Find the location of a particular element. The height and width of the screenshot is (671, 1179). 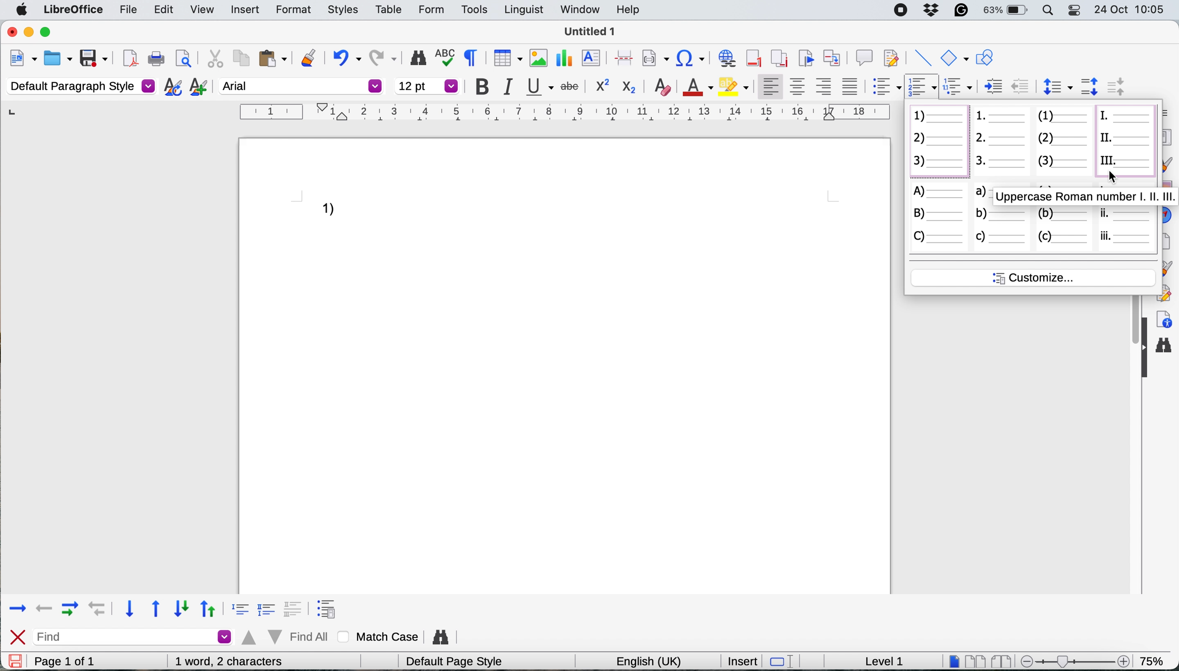

font is located at coordinates (301, 86).